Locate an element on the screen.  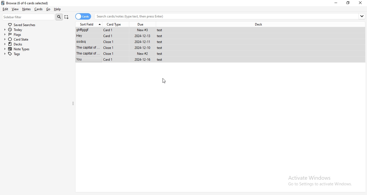
sidebar filter is located at coordinates (28, 17).